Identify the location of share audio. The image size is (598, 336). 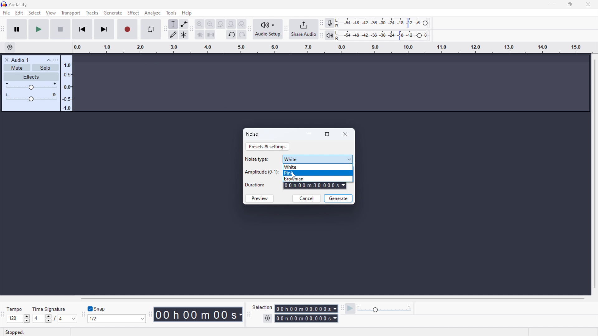
(304, 29).